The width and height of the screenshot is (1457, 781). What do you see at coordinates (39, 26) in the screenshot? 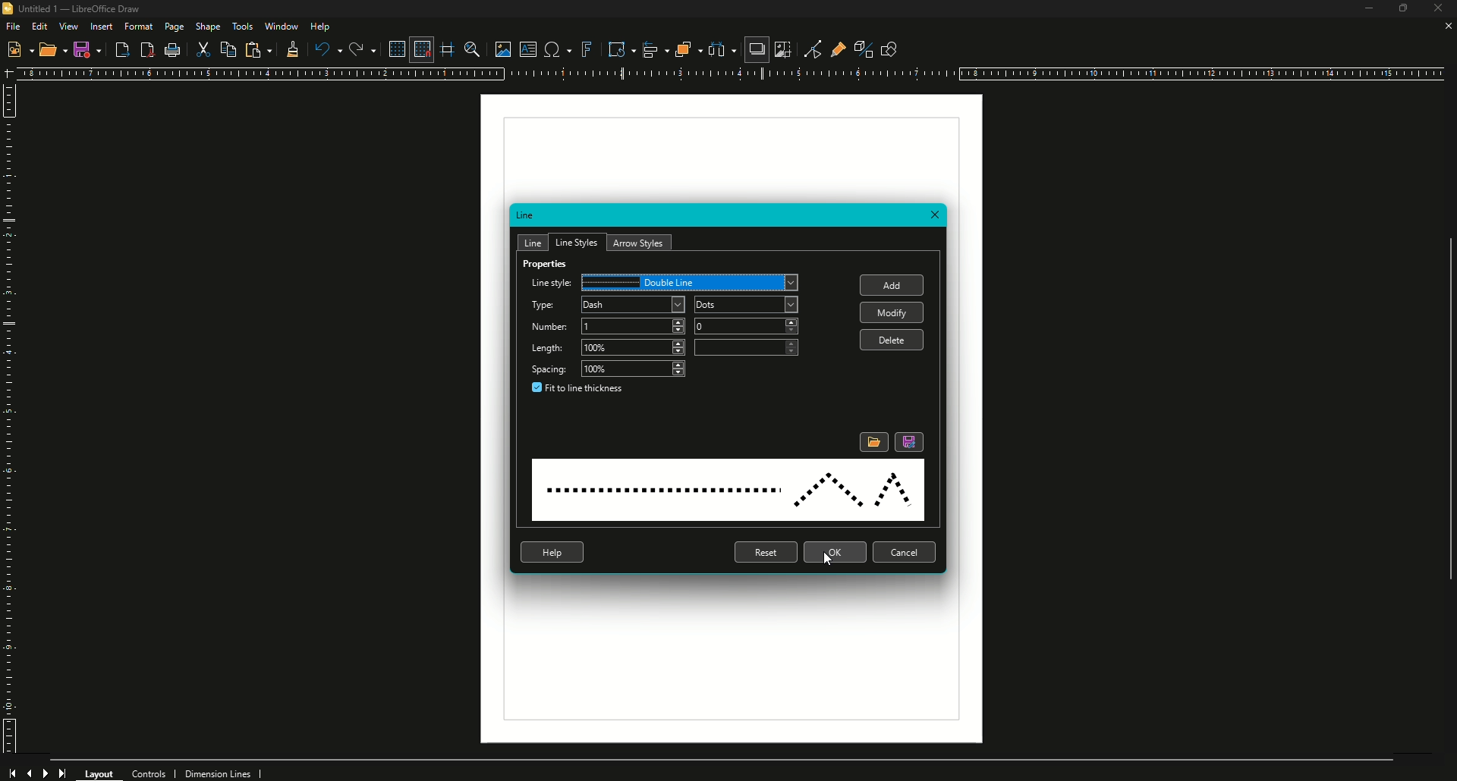
I see `Edit` at bounding box center [39, 26].